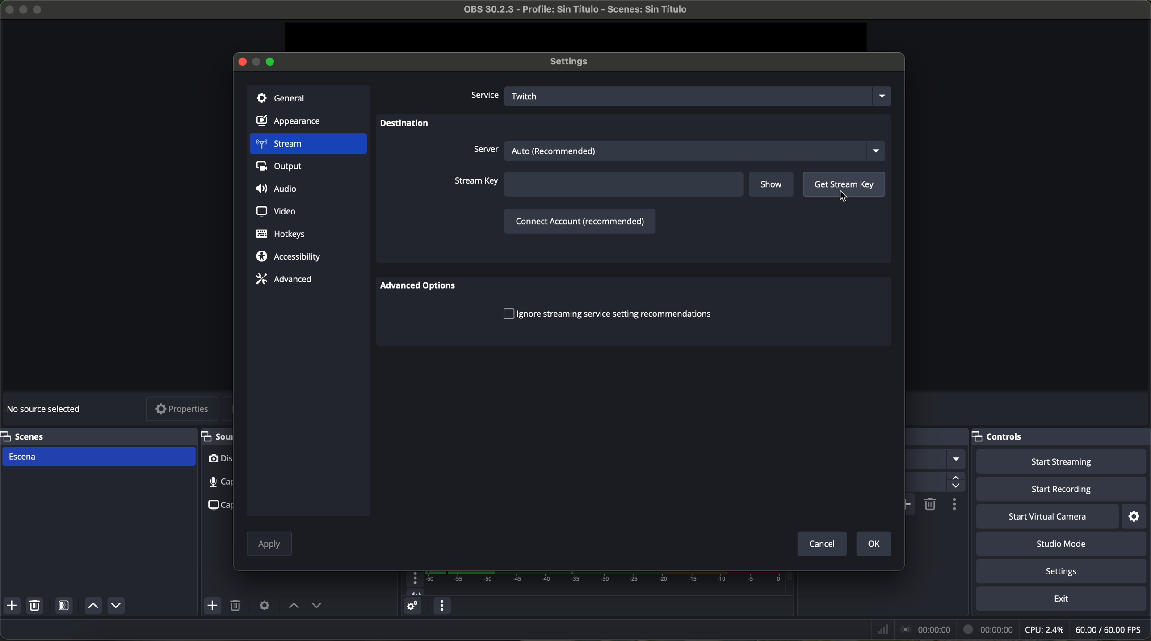  I want to click on output, so click(282, 168).